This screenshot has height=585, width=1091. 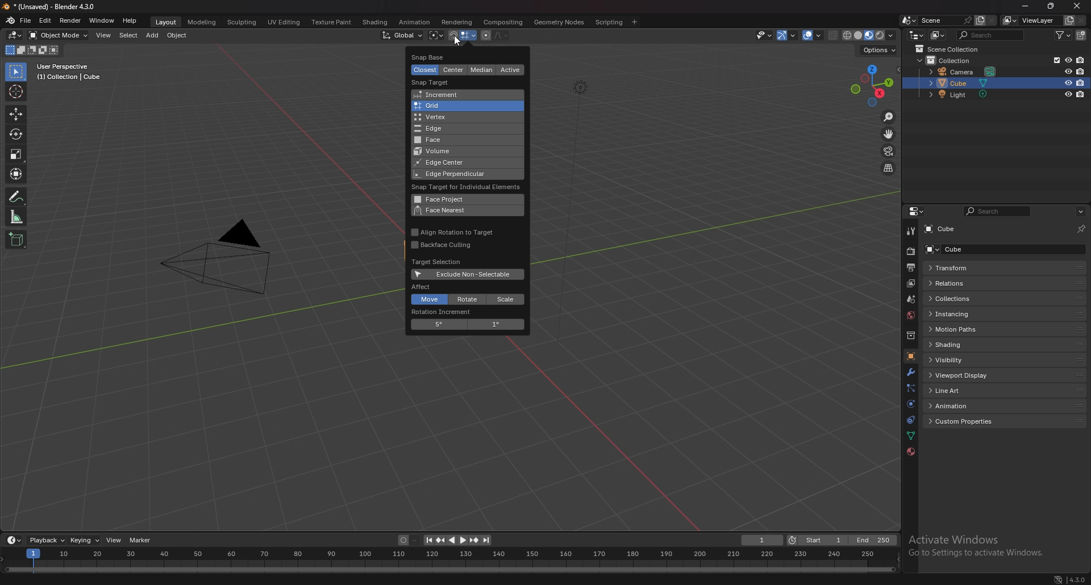 What do you see at coordinates (910, 231) in the screenshot?
I see `tool` at bounding box center [910, 231].